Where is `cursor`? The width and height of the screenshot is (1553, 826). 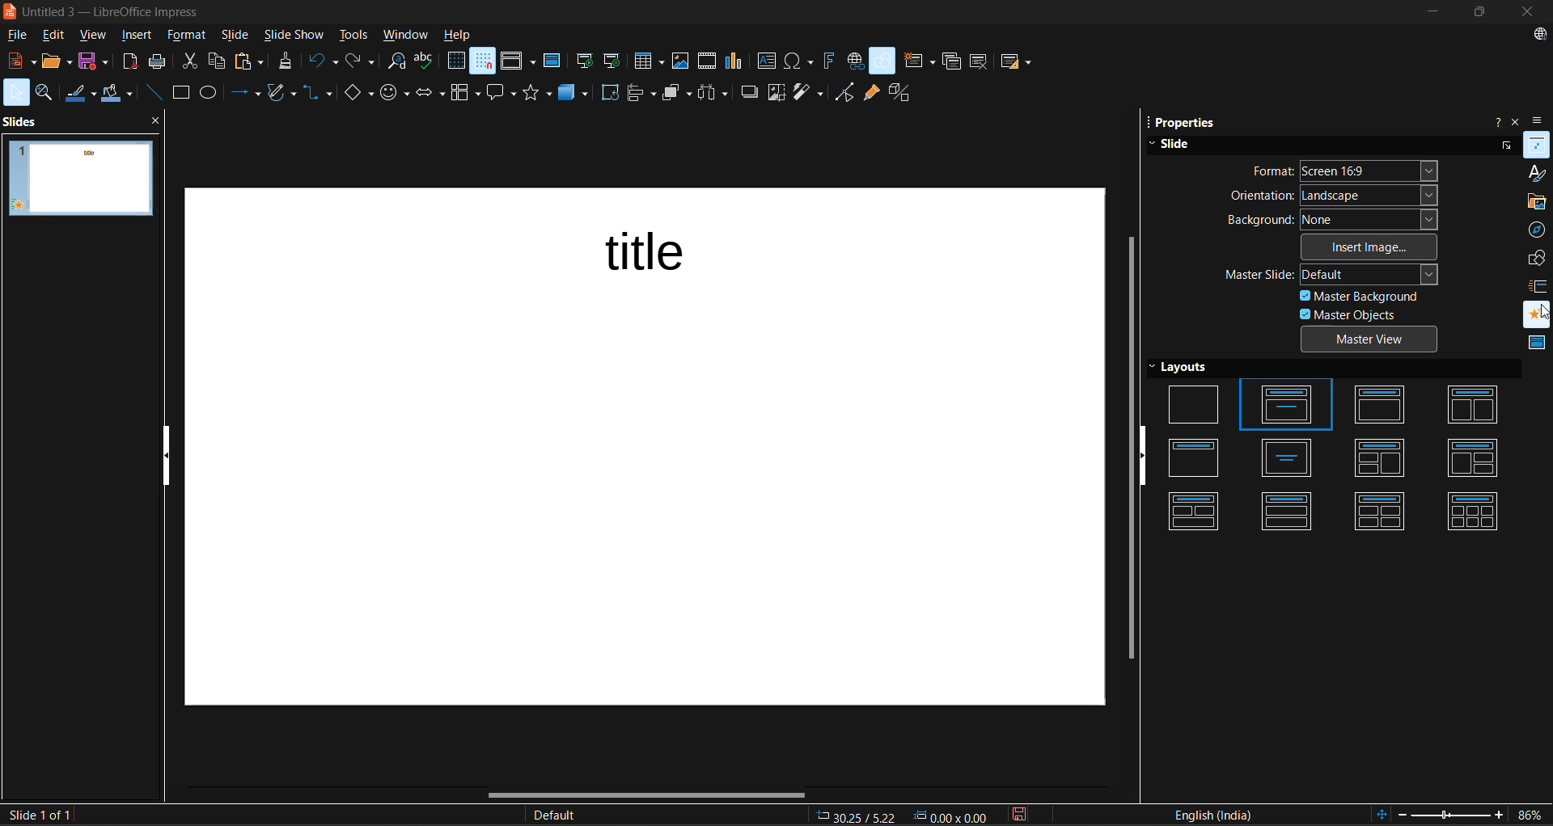 cursor is located at coordinates (1539, 310).